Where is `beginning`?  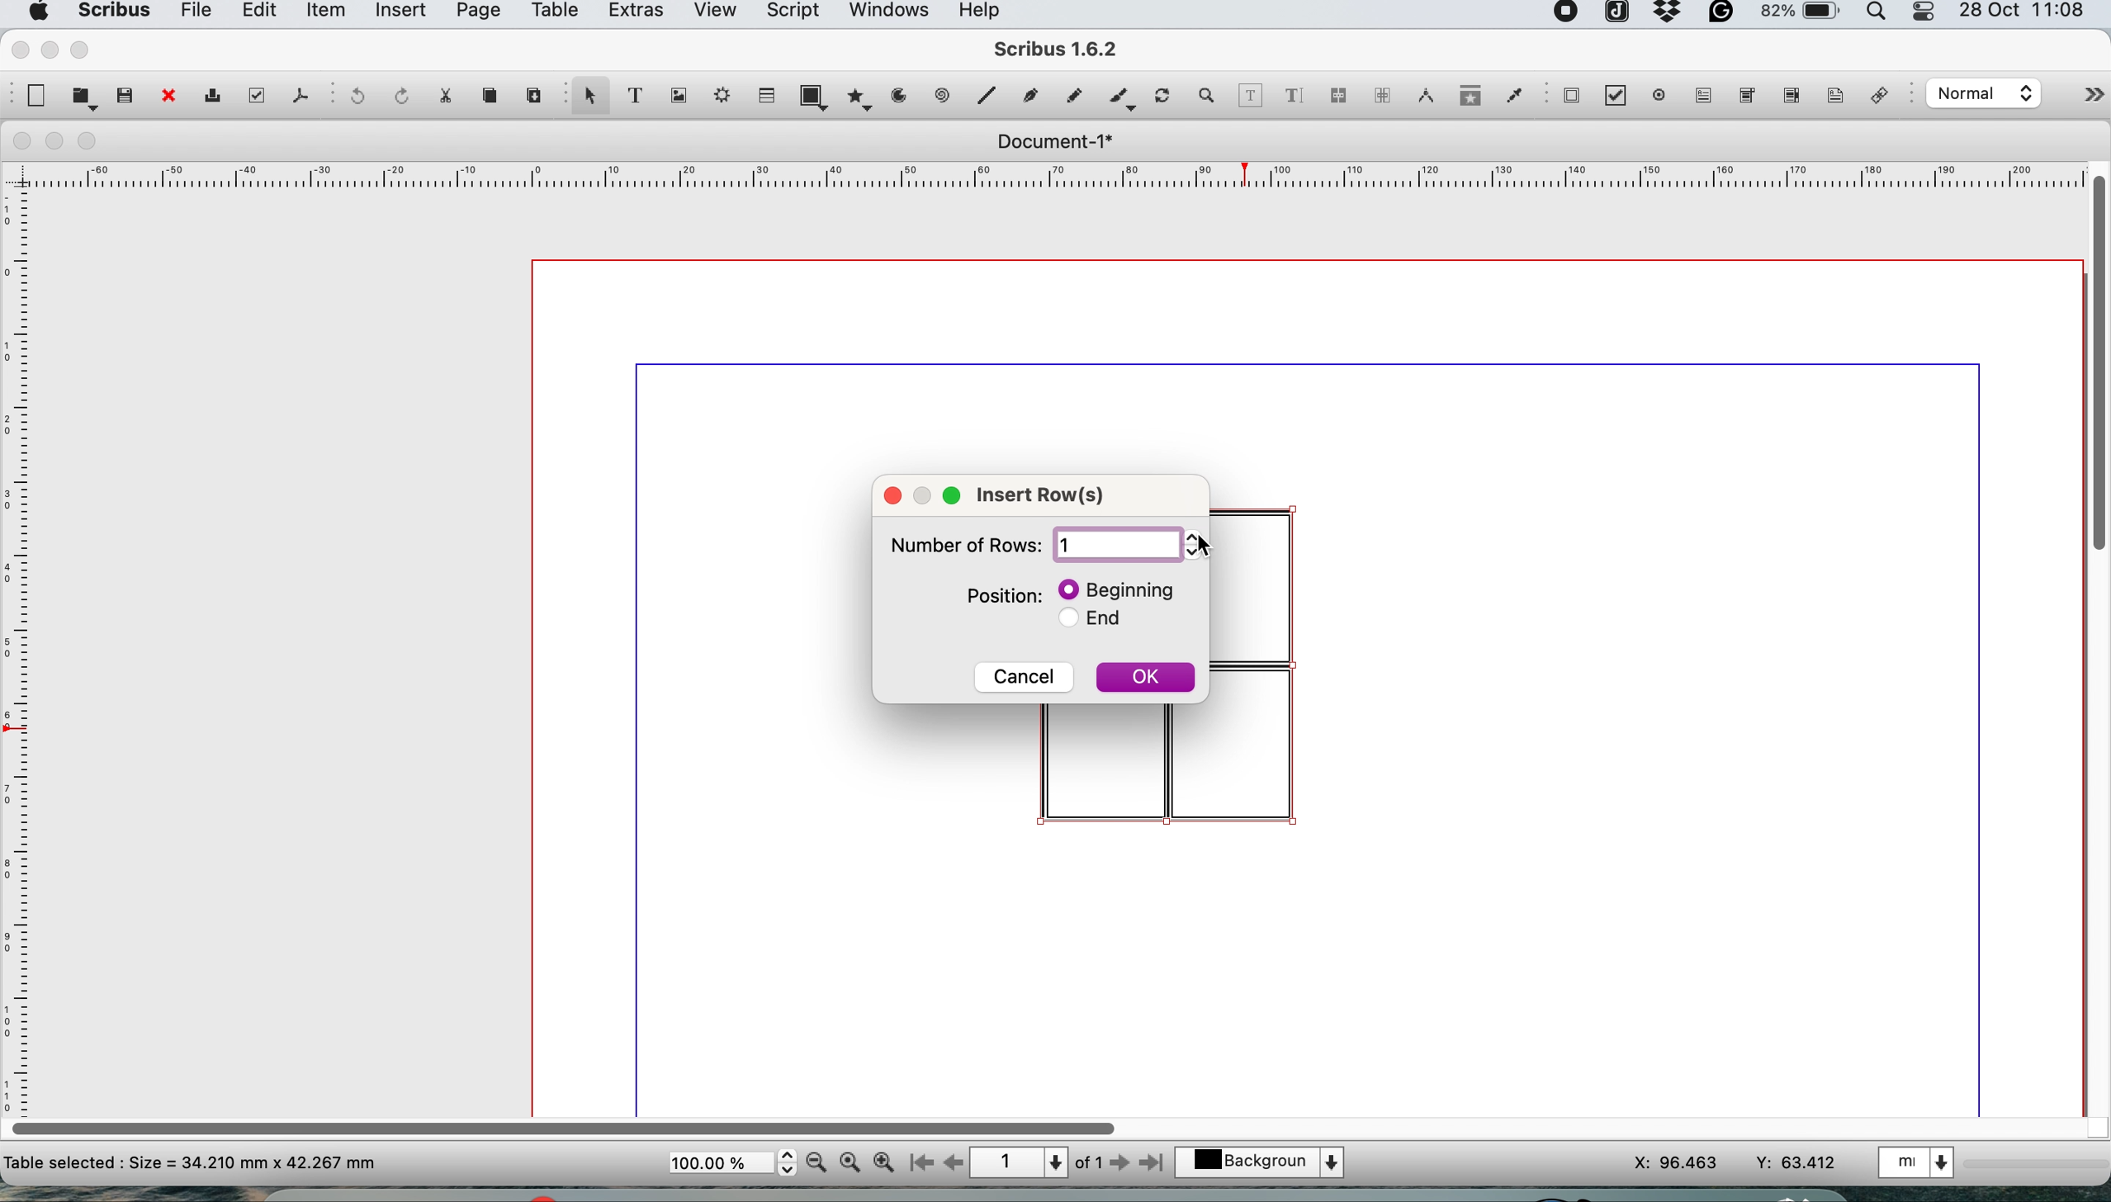 beginning is located at coordinates (1121, 589).